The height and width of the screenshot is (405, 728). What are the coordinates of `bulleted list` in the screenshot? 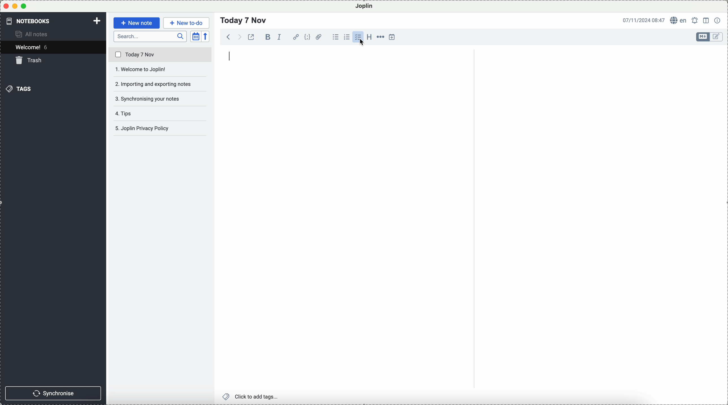 It's located at (335, 37).